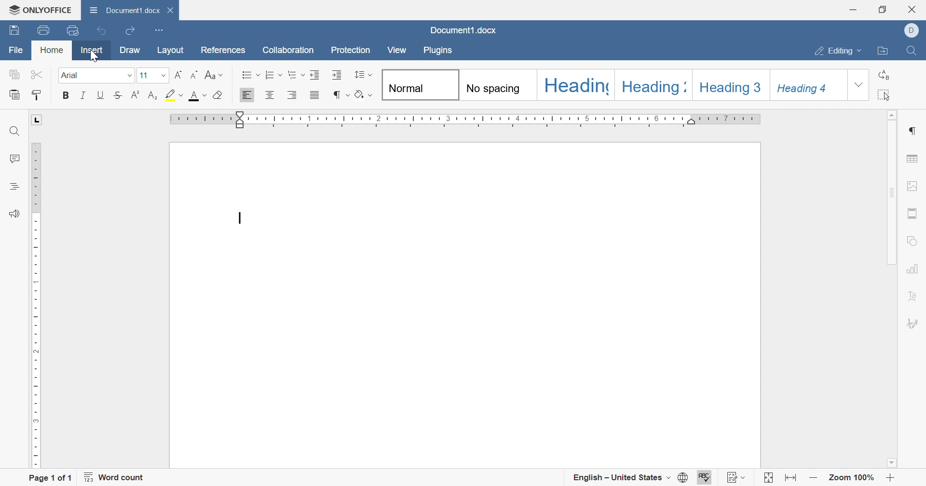 Image resolution: width=926 pixels, height=486 pixels. Describe the element at coordinates (247, 96) in the screenshot. I see `Align left` at that location.